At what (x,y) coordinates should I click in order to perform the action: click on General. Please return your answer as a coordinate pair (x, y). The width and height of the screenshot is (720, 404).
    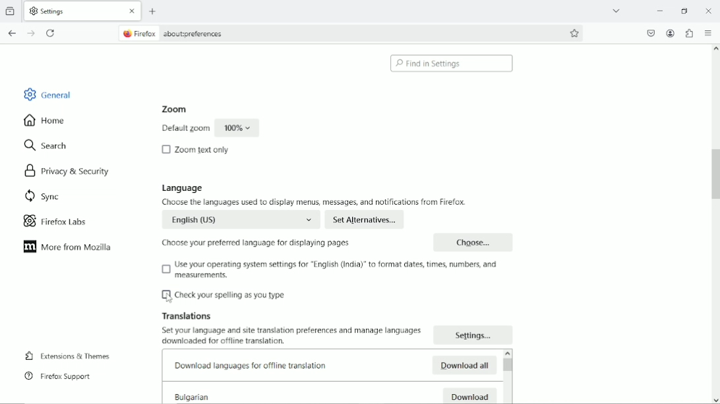
    Looking at the image, I should click on (47, 93).